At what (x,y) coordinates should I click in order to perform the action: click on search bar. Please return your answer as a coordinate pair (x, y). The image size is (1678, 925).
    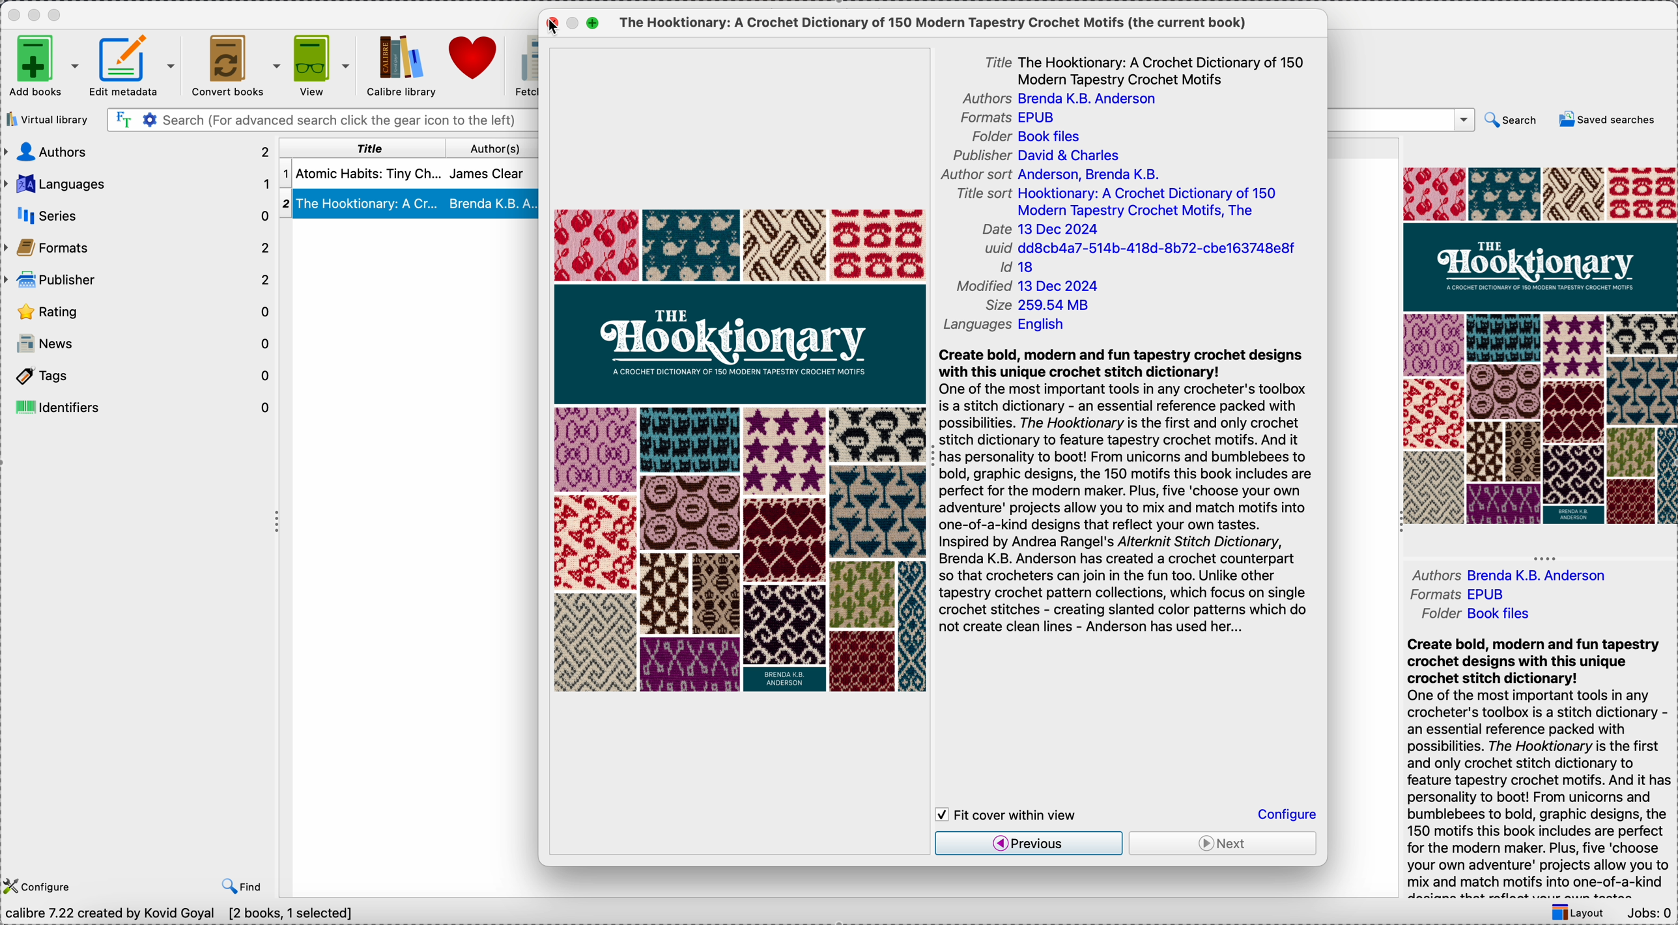
    Looking at the image, I should click on (322, 119).